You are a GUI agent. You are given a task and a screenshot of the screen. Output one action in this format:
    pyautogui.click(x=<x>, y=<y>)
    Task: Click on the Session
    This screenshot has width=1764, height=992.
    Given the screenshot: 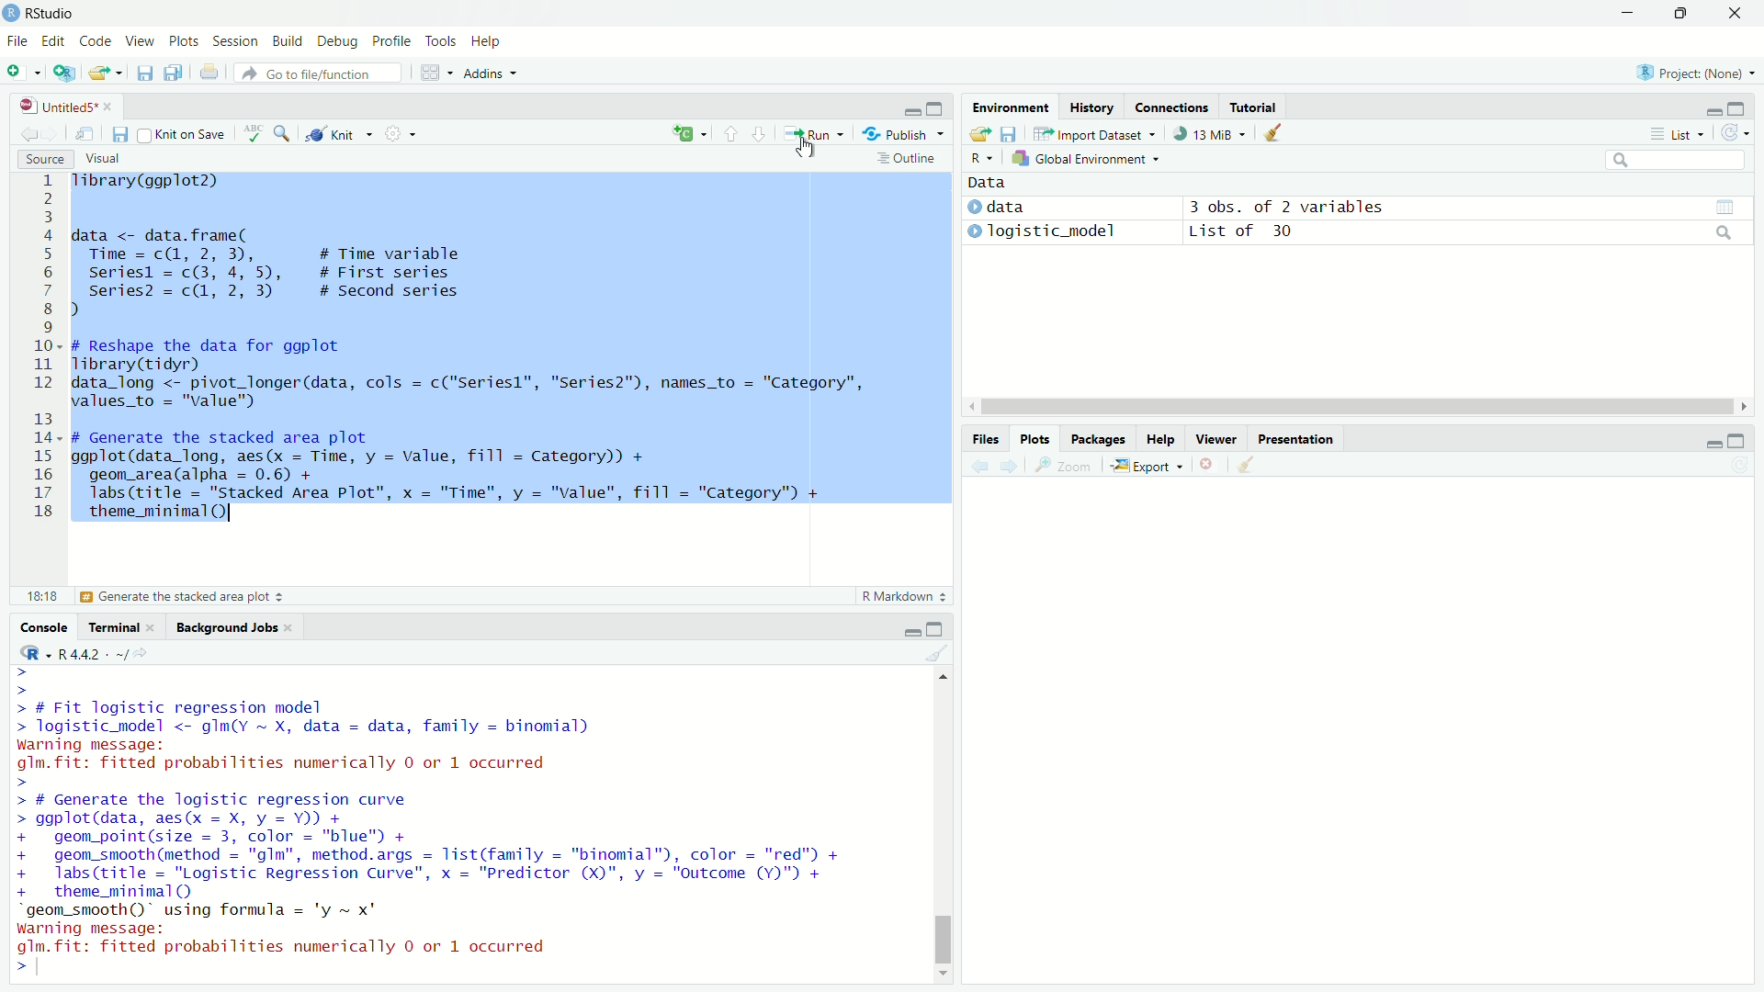 What is the action you would take?
    pyautogui.click(x=234, y=41)
    